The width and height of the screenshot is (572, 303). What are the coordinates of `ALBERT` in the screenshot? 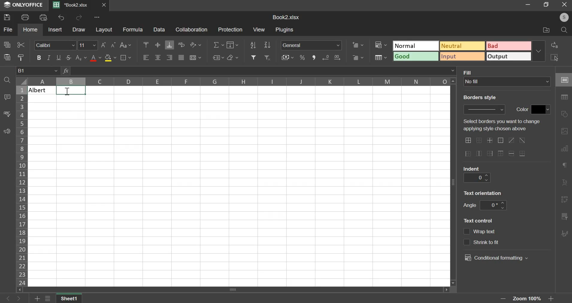 It's located at (41, 90).